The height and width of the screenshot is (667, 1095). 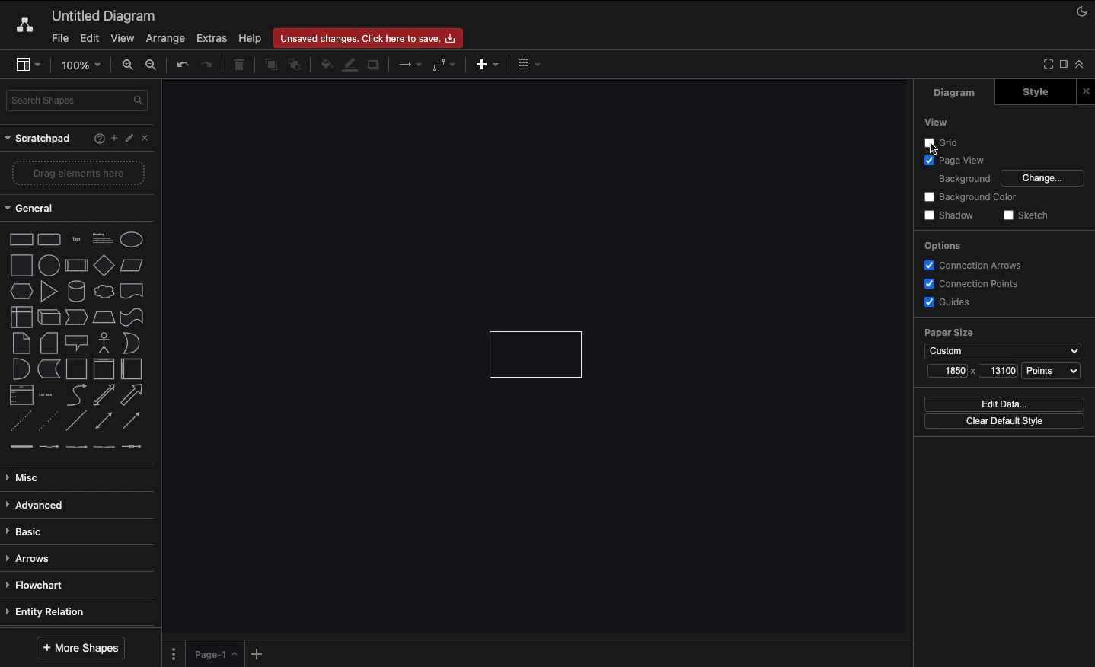 What do you see at coordinates (952, 216) in the screenshot?
I see `Shadow` at bounding box center [952, 216].